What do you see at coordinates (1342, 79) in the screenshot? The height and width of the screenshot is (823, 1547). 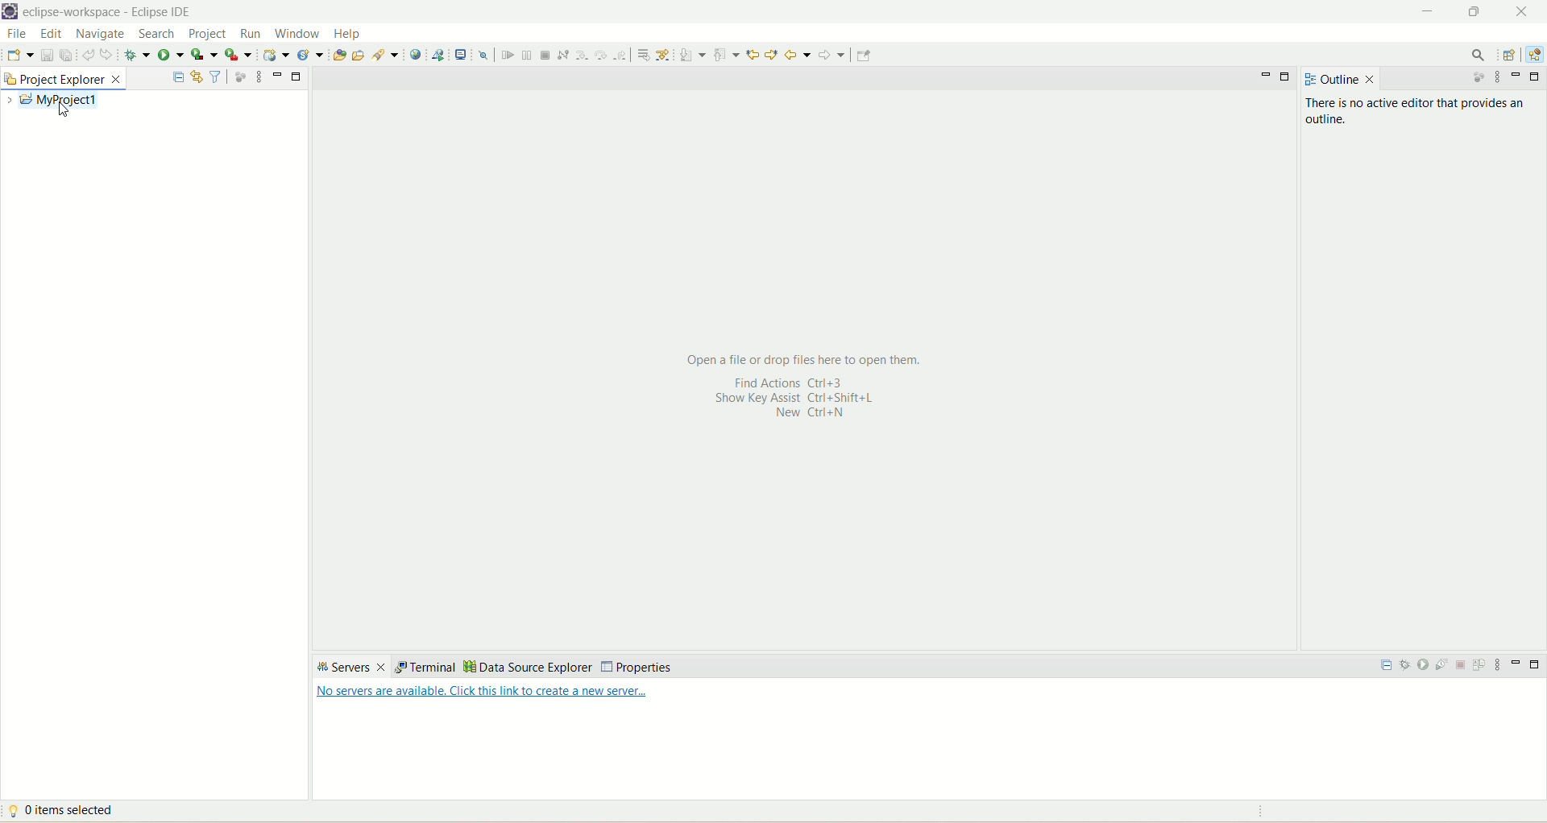 I see `outline` at bounding box center [1342, 79].